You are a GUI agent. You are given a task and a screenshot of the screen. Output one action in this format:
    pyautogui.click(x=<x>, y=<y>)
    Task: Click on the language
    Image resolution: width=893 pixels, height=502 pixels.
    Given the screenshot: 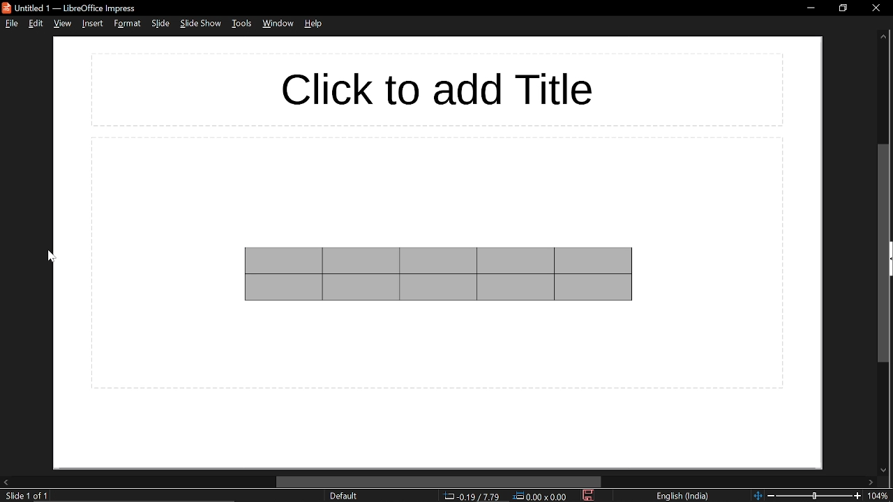 What is the action you would take?
    pyautogui.click(x=680, y=495)
    